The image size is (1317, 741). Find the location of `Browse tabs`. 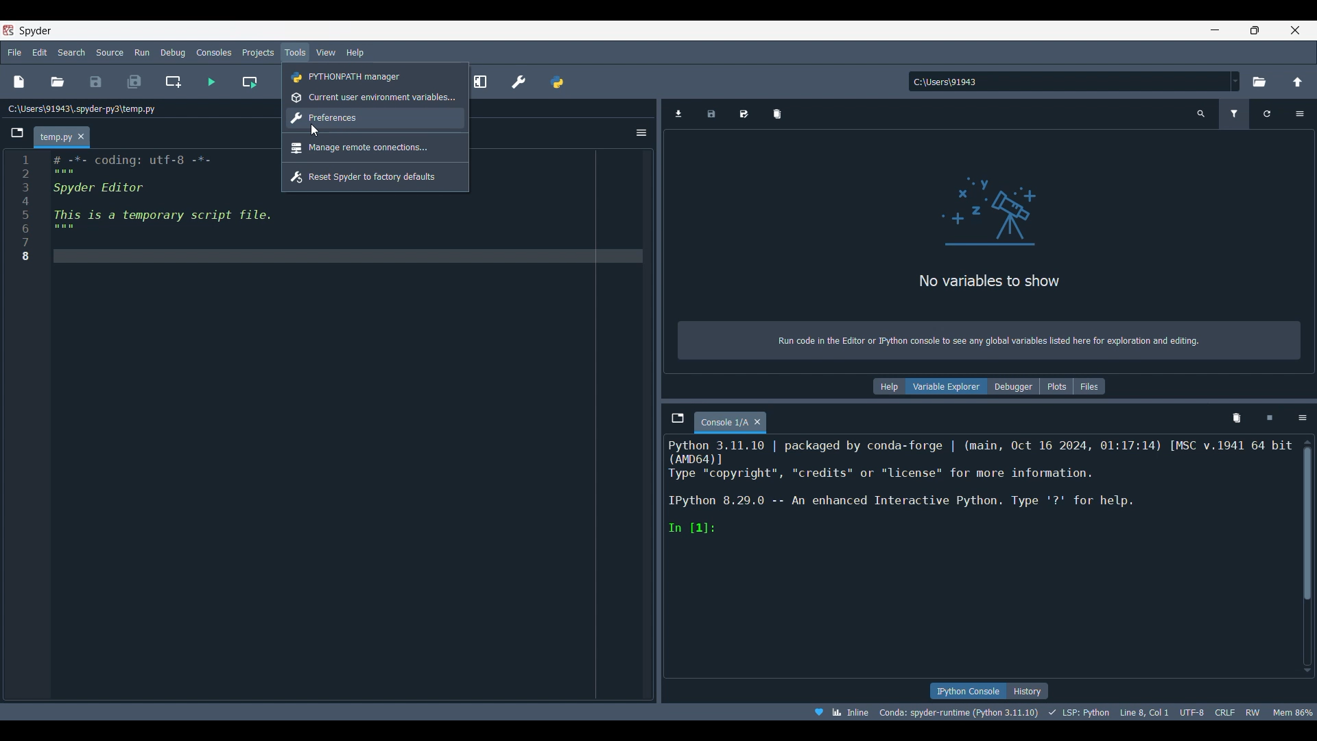

Browse tabs is located at coordinates (678, 418).